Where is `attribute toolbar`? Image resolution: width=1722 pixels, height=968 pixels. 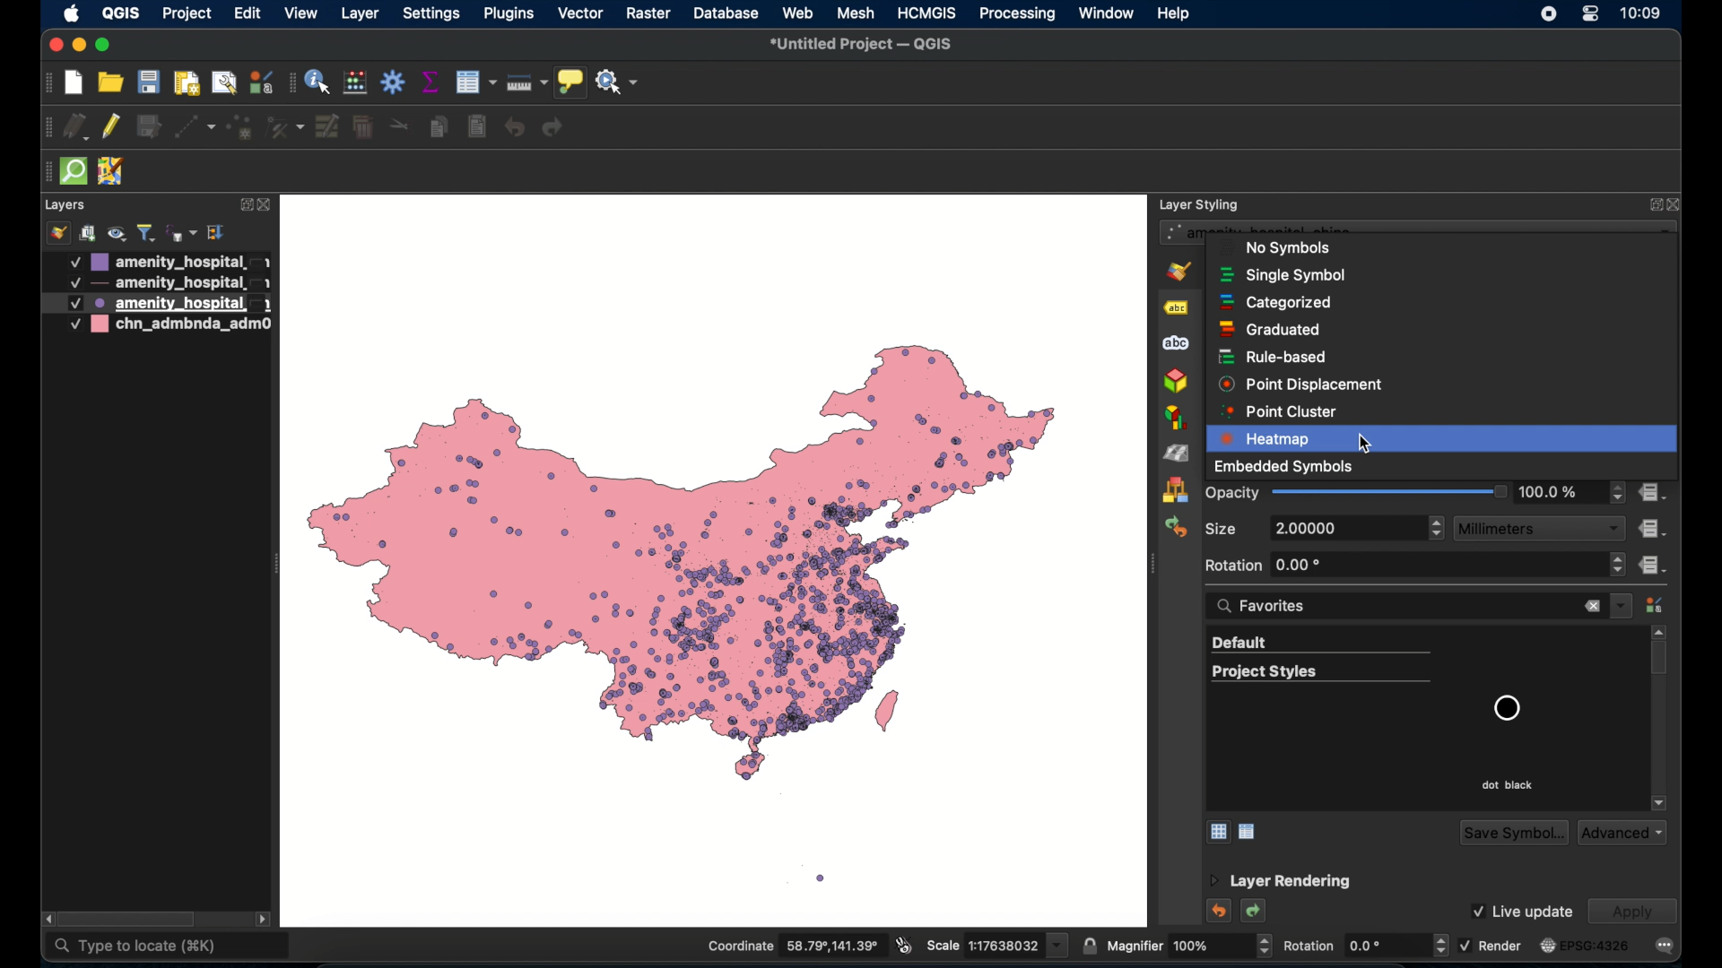 attribute toolbar is located at coordinates (291, 85).